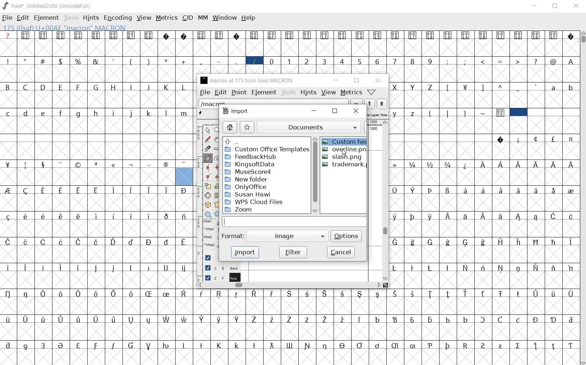 The height and width of the screenshot is (365, 586). What do you see at coordinates (571, 293) in the screenshot?
I see `Symbol` at bounding box center [571, 293].